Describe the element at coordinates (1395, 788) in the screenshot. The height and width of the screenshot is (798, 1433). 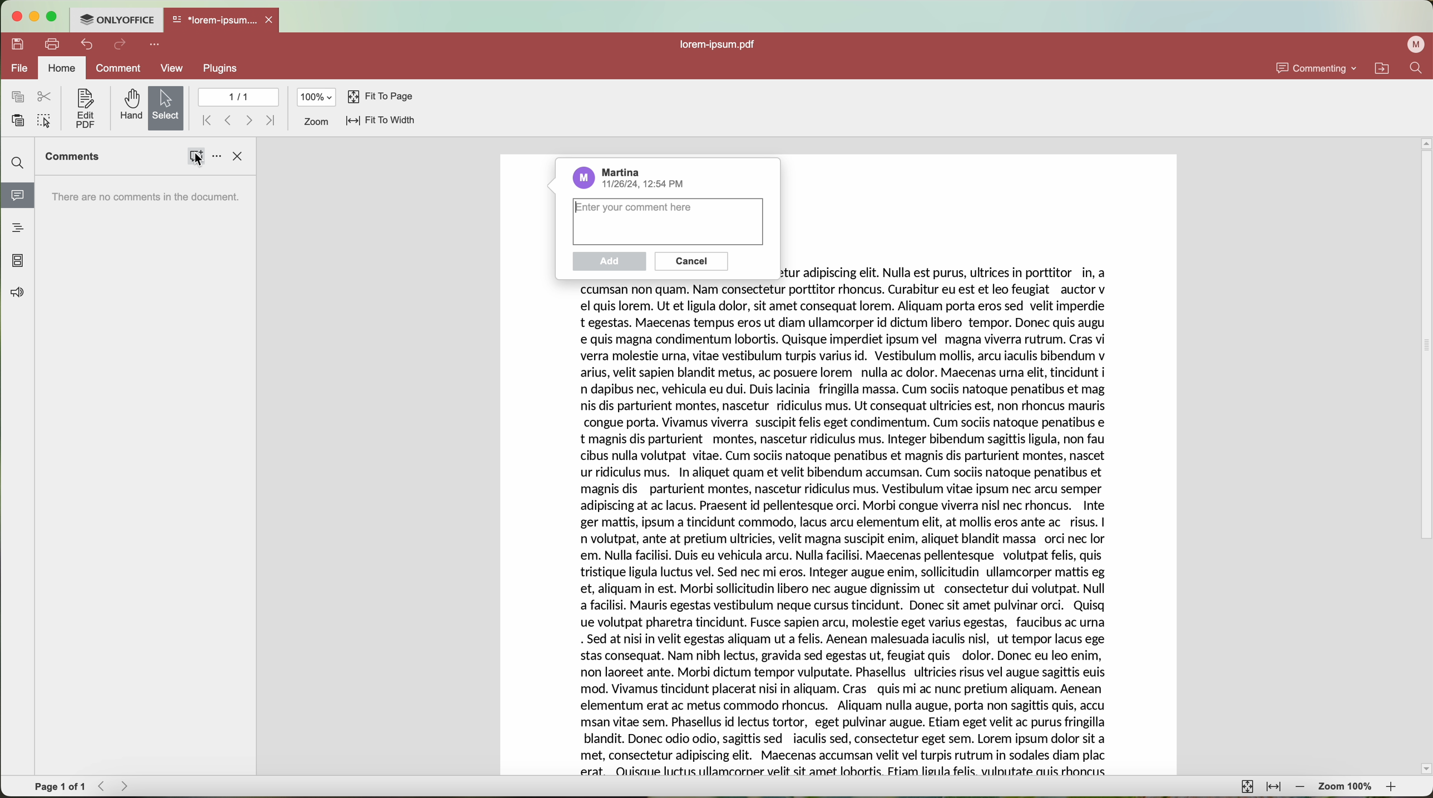
I see `zoom in` at that location.